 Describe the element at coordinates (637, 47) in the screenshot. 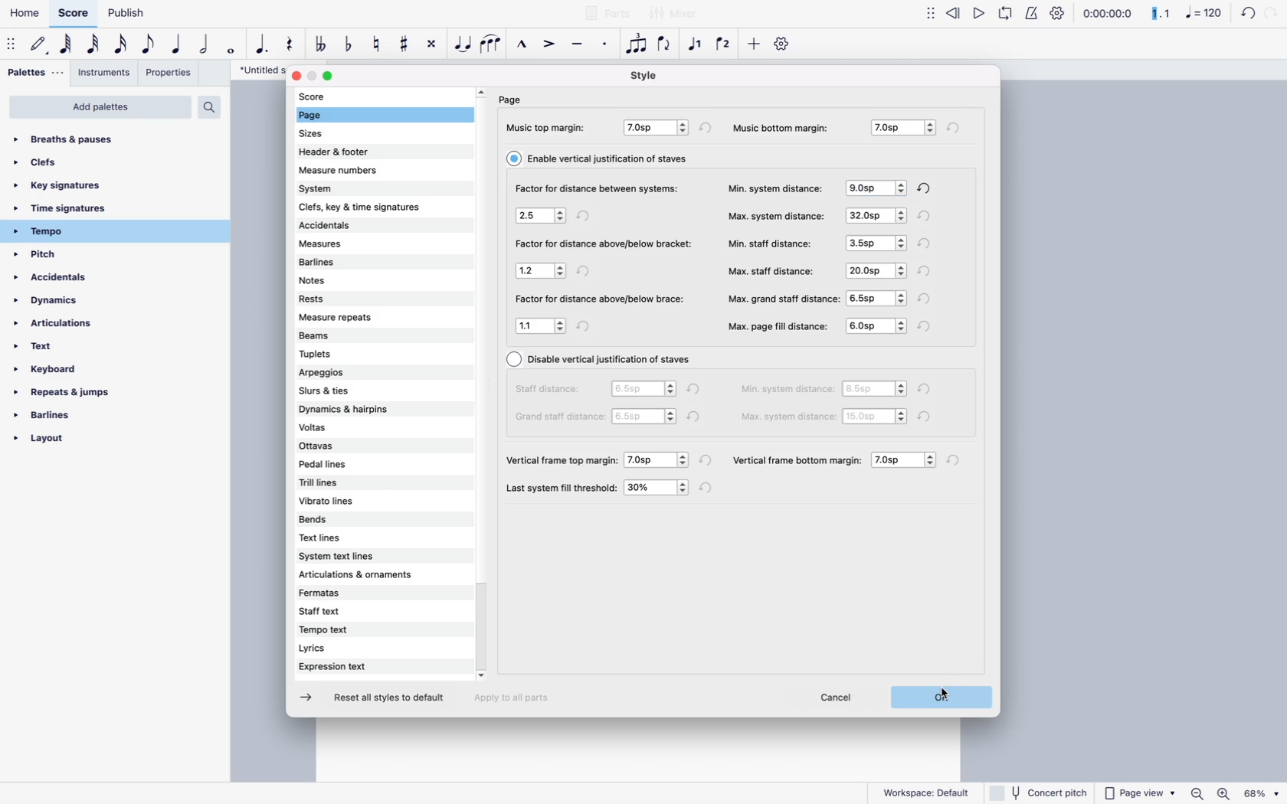

I see `tuplet` at that location.